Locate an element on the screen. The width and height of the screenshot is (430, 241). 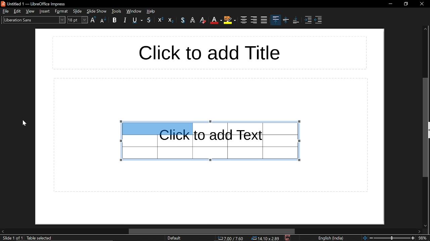
subscript is located at coordinates (171, 20).